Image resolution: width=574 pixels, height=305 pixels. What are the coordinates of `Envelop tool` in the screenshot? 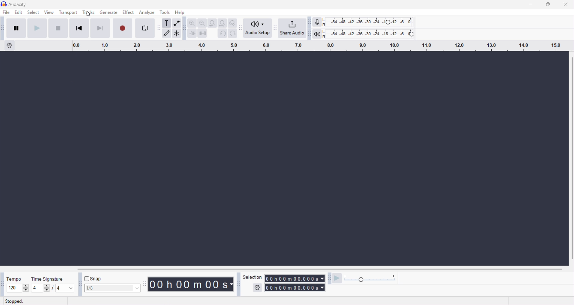 It's located at (176, 22).